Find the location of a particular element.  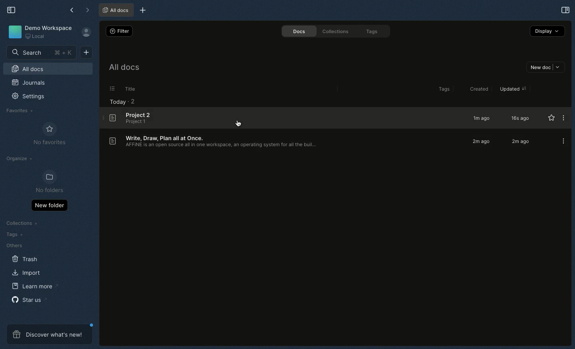

User is located at coordinates (86, 33).